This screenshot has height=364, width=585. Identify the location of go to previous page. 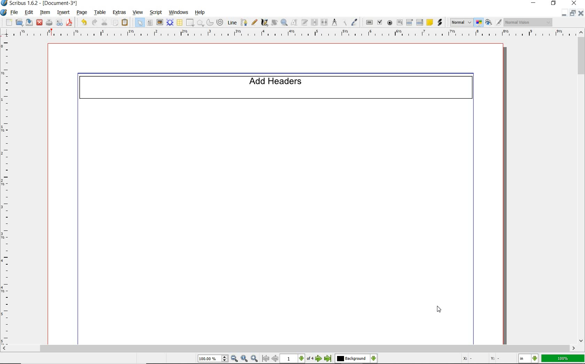
(275, 359).